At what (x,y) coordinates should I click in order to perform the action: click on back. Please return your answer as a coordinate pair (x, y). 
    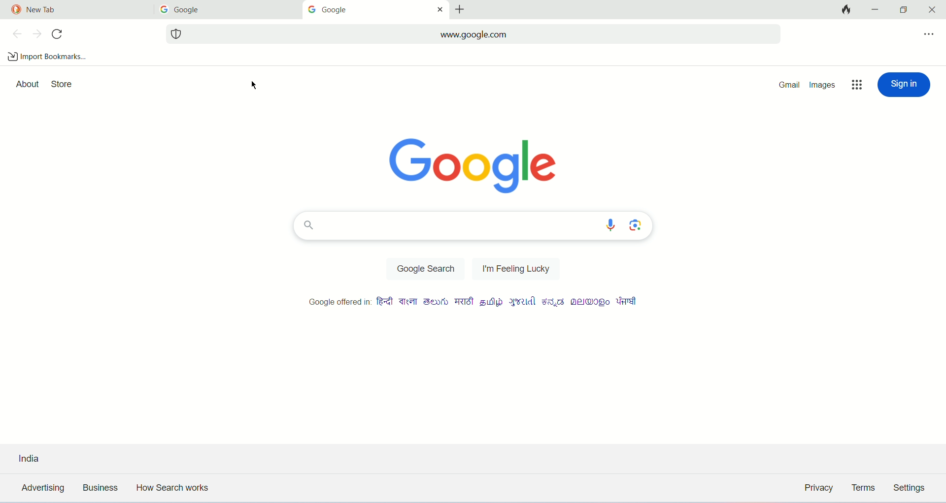
    Looking at the image, I should click on (17, 34).